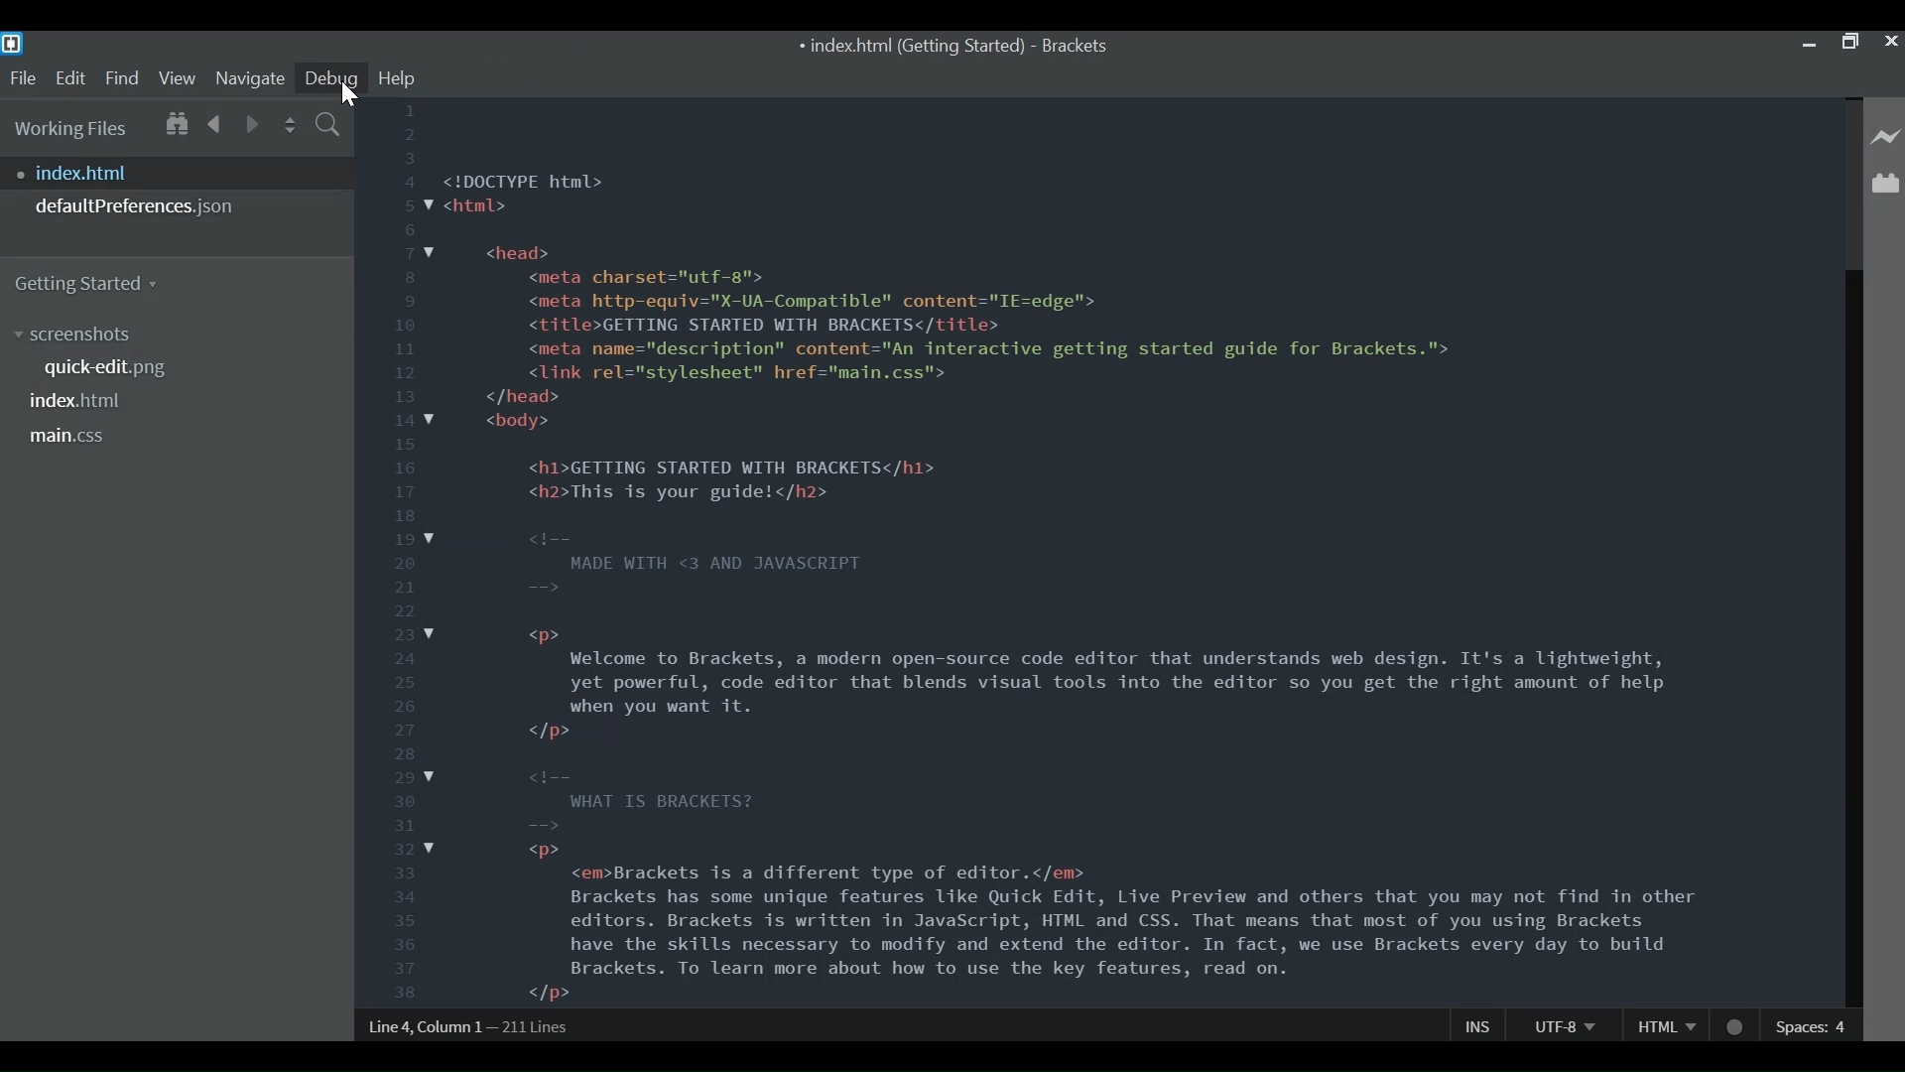 The image size is (1905, 1072). Describe the element at coordinates (1736, 1027) in the screenshot. I see `No lintel available for HTML` at that location.